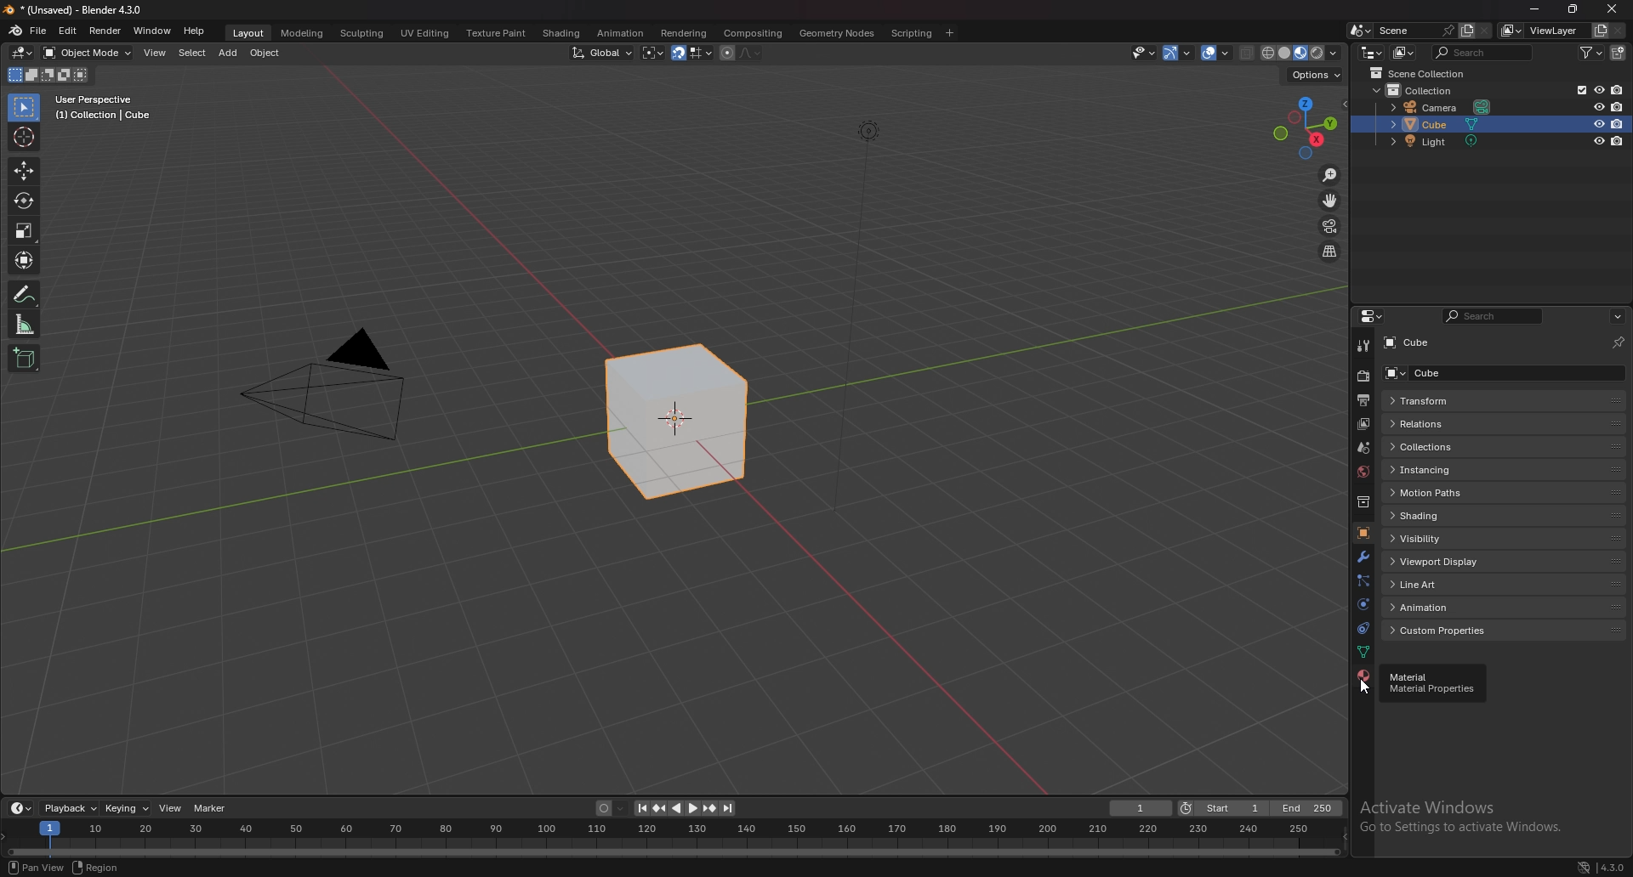  I want to click on hide in viewport, so click(1598, 106).